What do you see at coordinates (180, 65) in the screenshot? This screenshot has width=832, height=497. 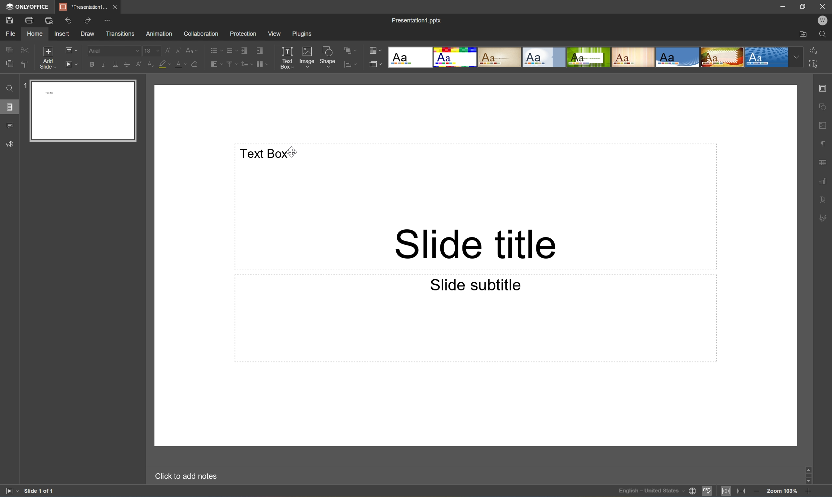 I see `Font color` at bounding box center [180, 65].